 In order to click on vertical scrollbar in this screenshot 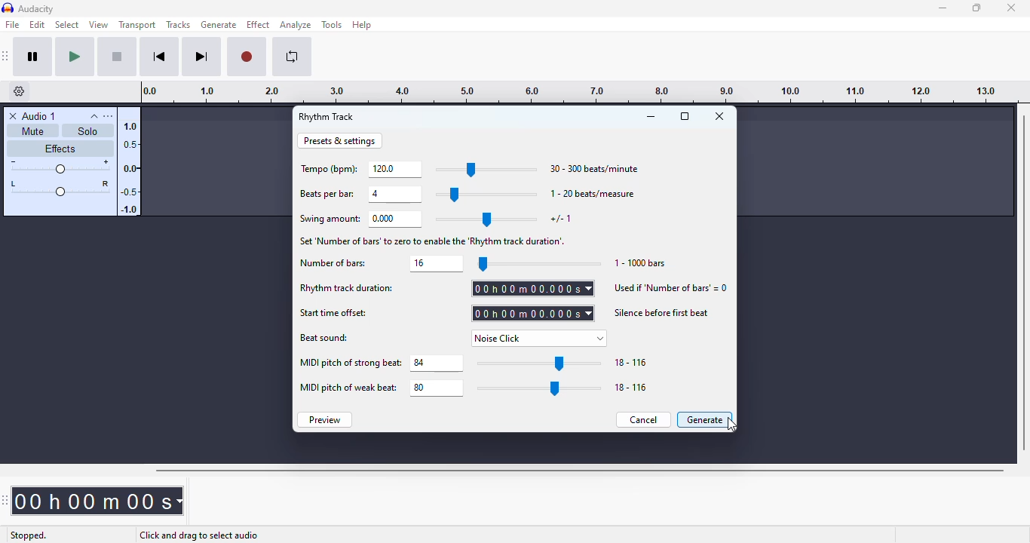, I will do `click(1024, 281)`.